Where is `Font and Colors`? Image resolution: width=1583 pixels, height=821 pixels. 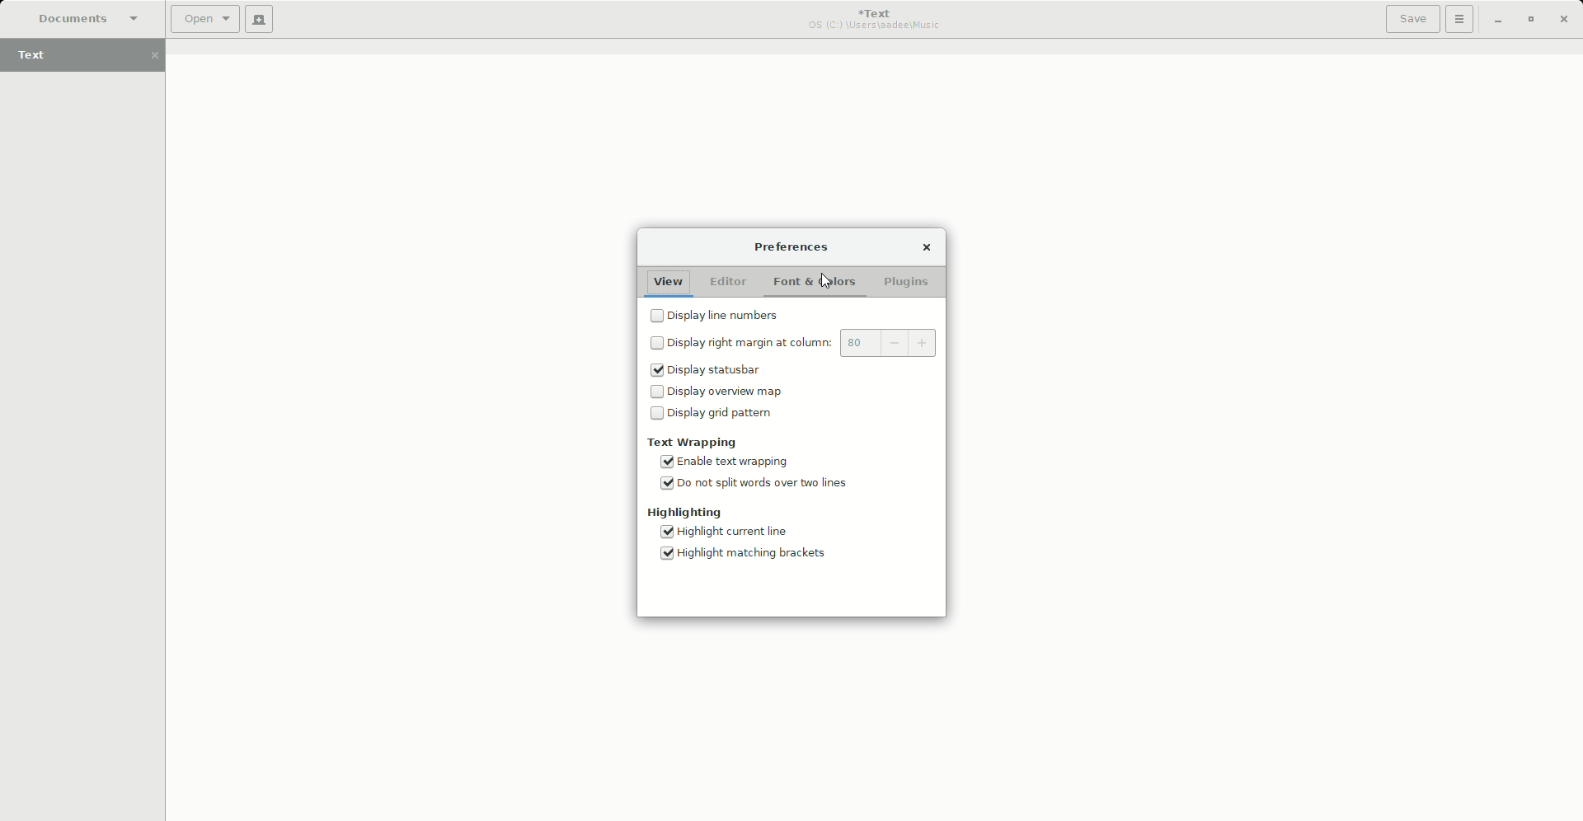 Font and Colors is located at coordinates (820, 278).